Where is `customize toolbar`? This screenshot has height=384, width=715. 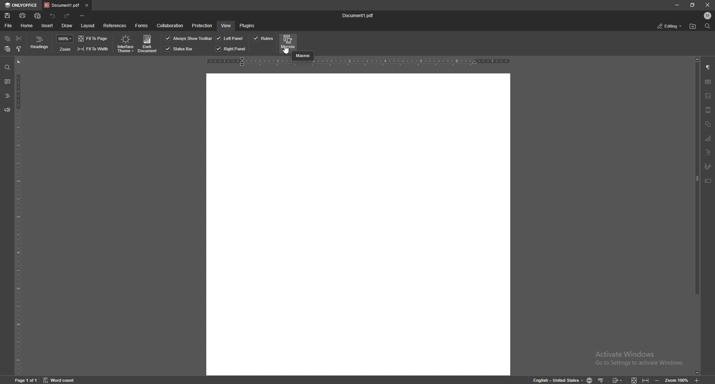 customize toolbar is located at coordinates (83, 16).